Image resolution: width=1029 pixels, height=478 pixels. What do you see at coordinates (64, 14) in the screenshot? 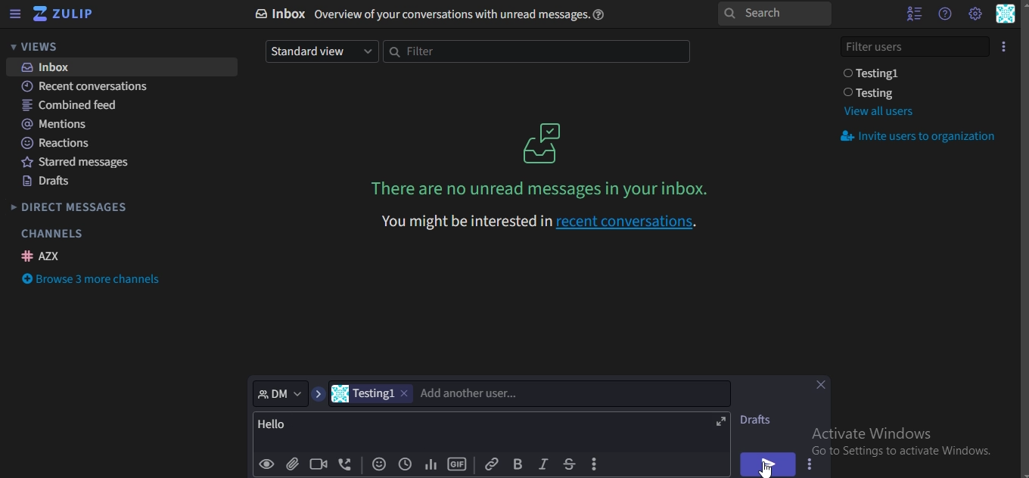
I see `icon` at bounding box center [64, 14].